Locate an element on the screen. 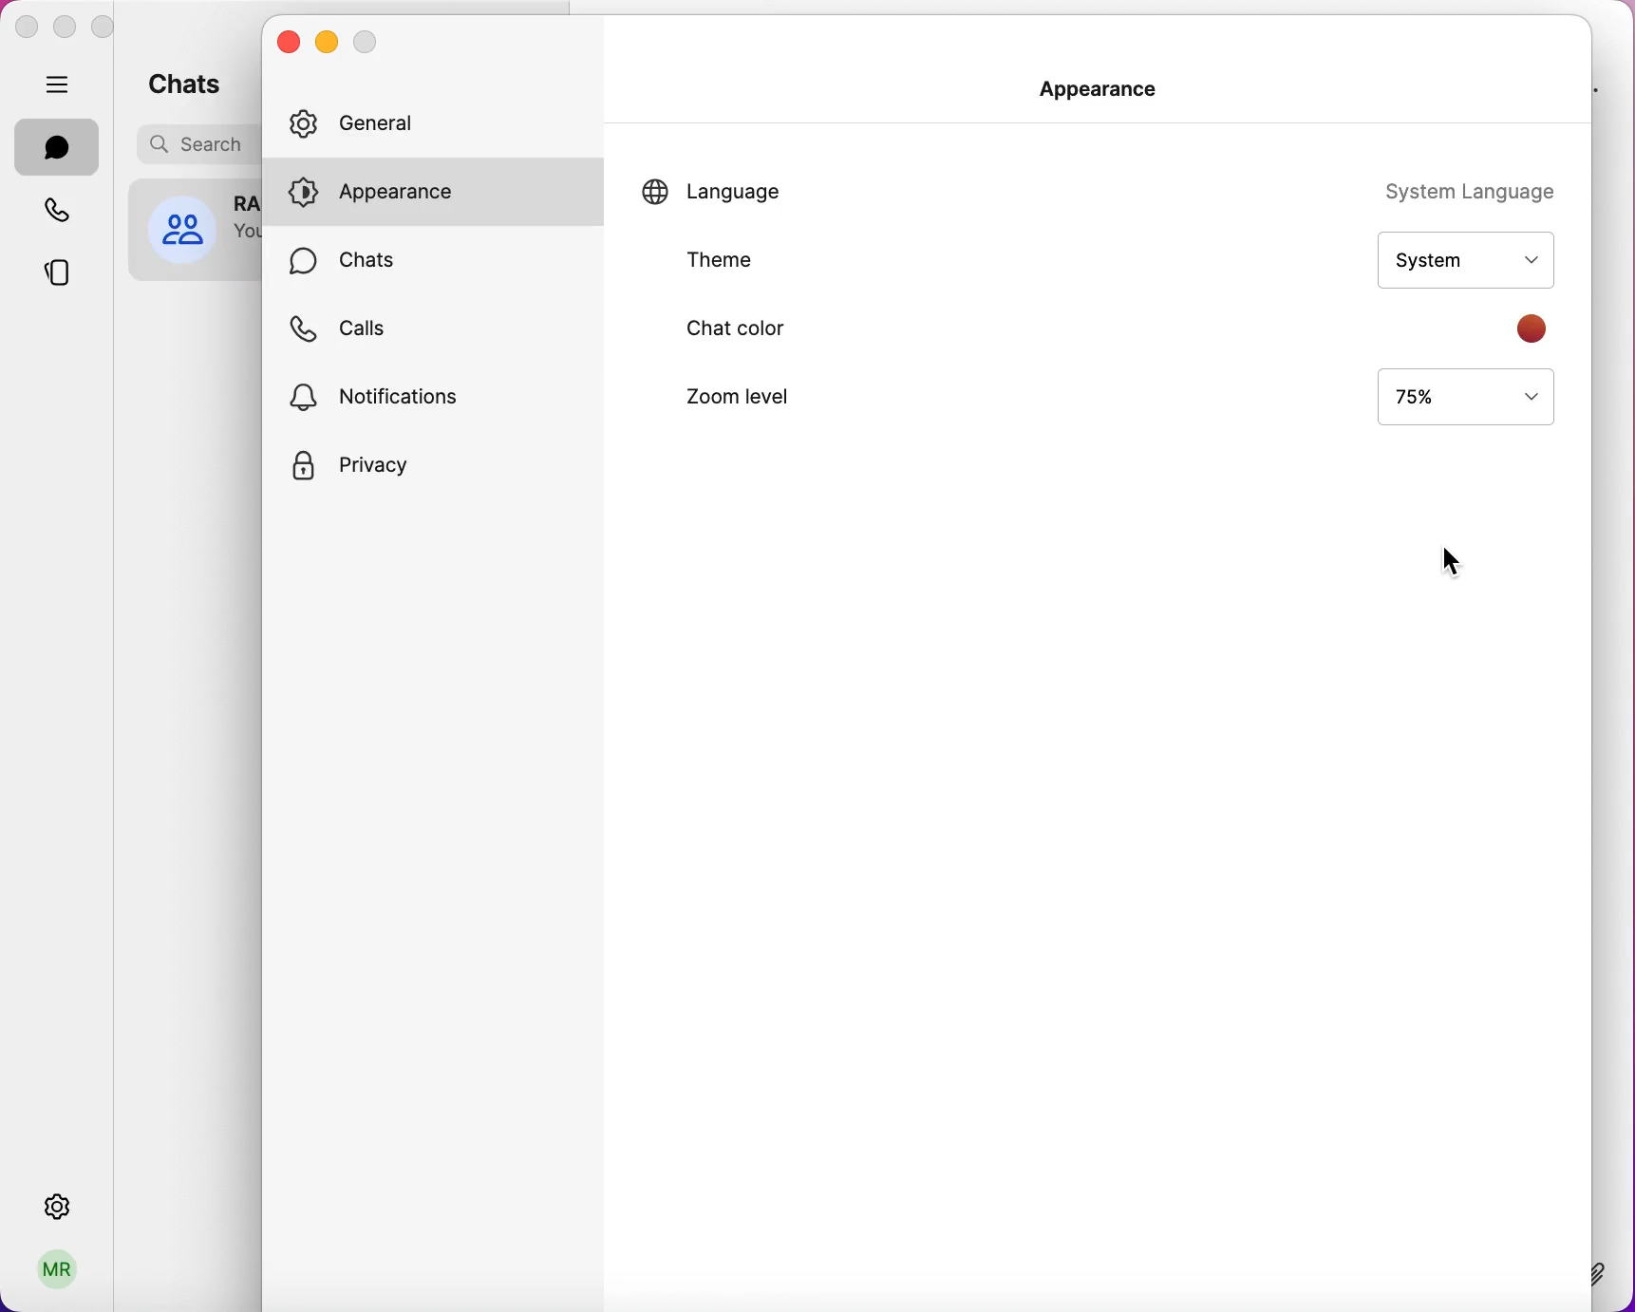 The height and width of the screenshot is (1312, 1635). chats is located at coordinates (58, 146).